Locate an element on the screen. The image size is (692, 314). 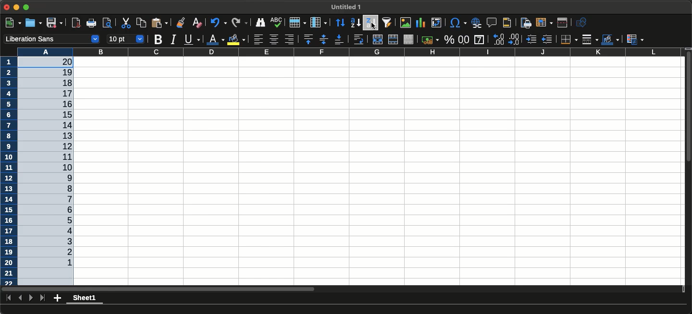
5 is located at coordinates (65, 105).